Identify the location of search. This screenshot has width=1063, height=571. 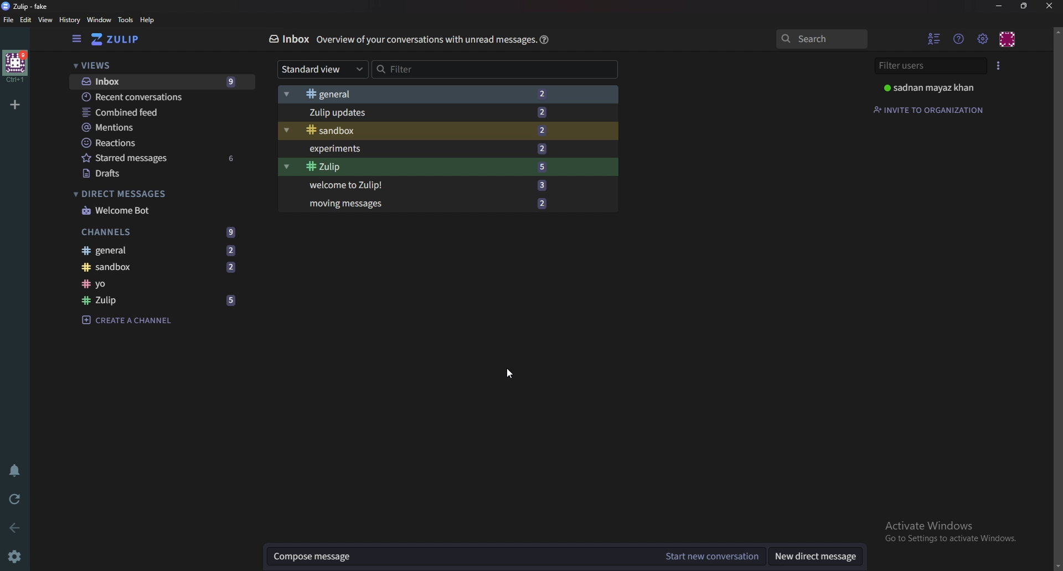
(822, 39).